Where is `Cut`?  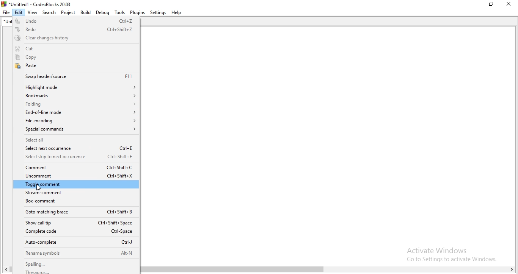 Cut is located at coordinates (77, 49).